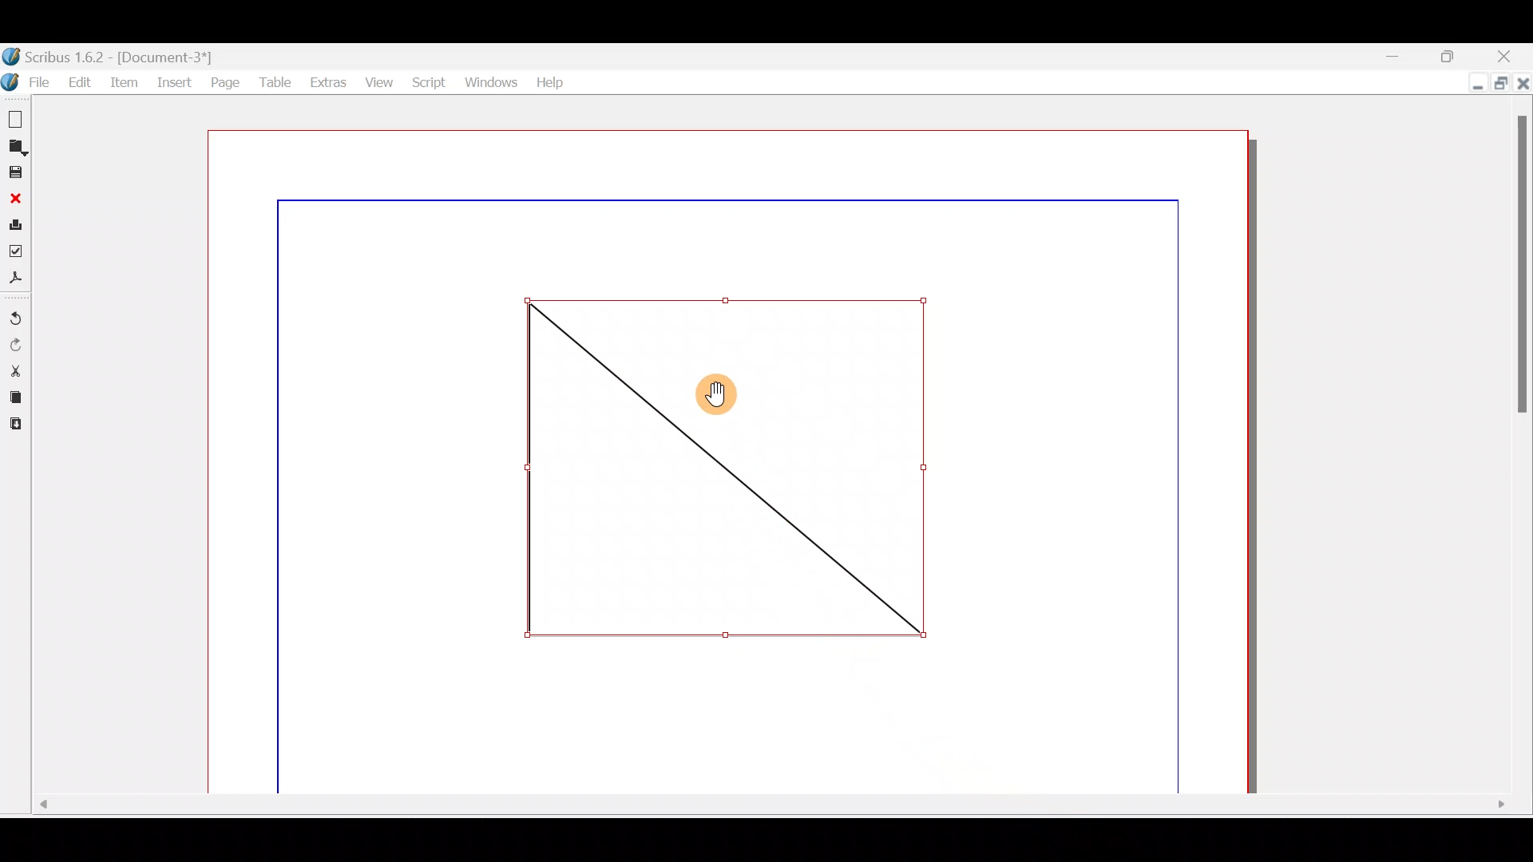 Image resolution: width=1533 pixels, height=862 pixels. Describe the element at coordinates (1512, 55) in the screenshot. I see `Close` at that location.